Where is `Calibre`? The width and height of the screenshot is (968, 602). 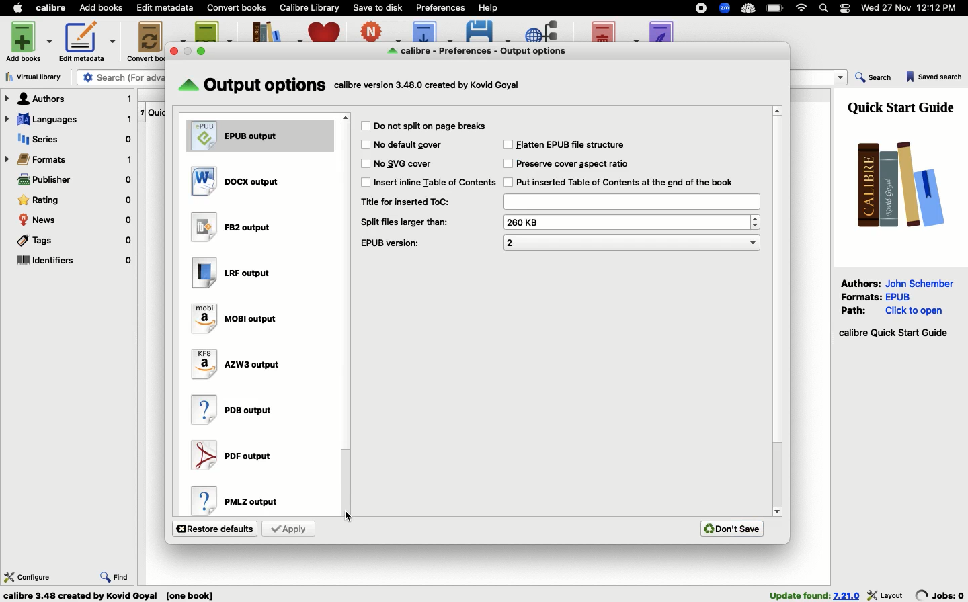 Calibre is located at coordinates (53, 7).